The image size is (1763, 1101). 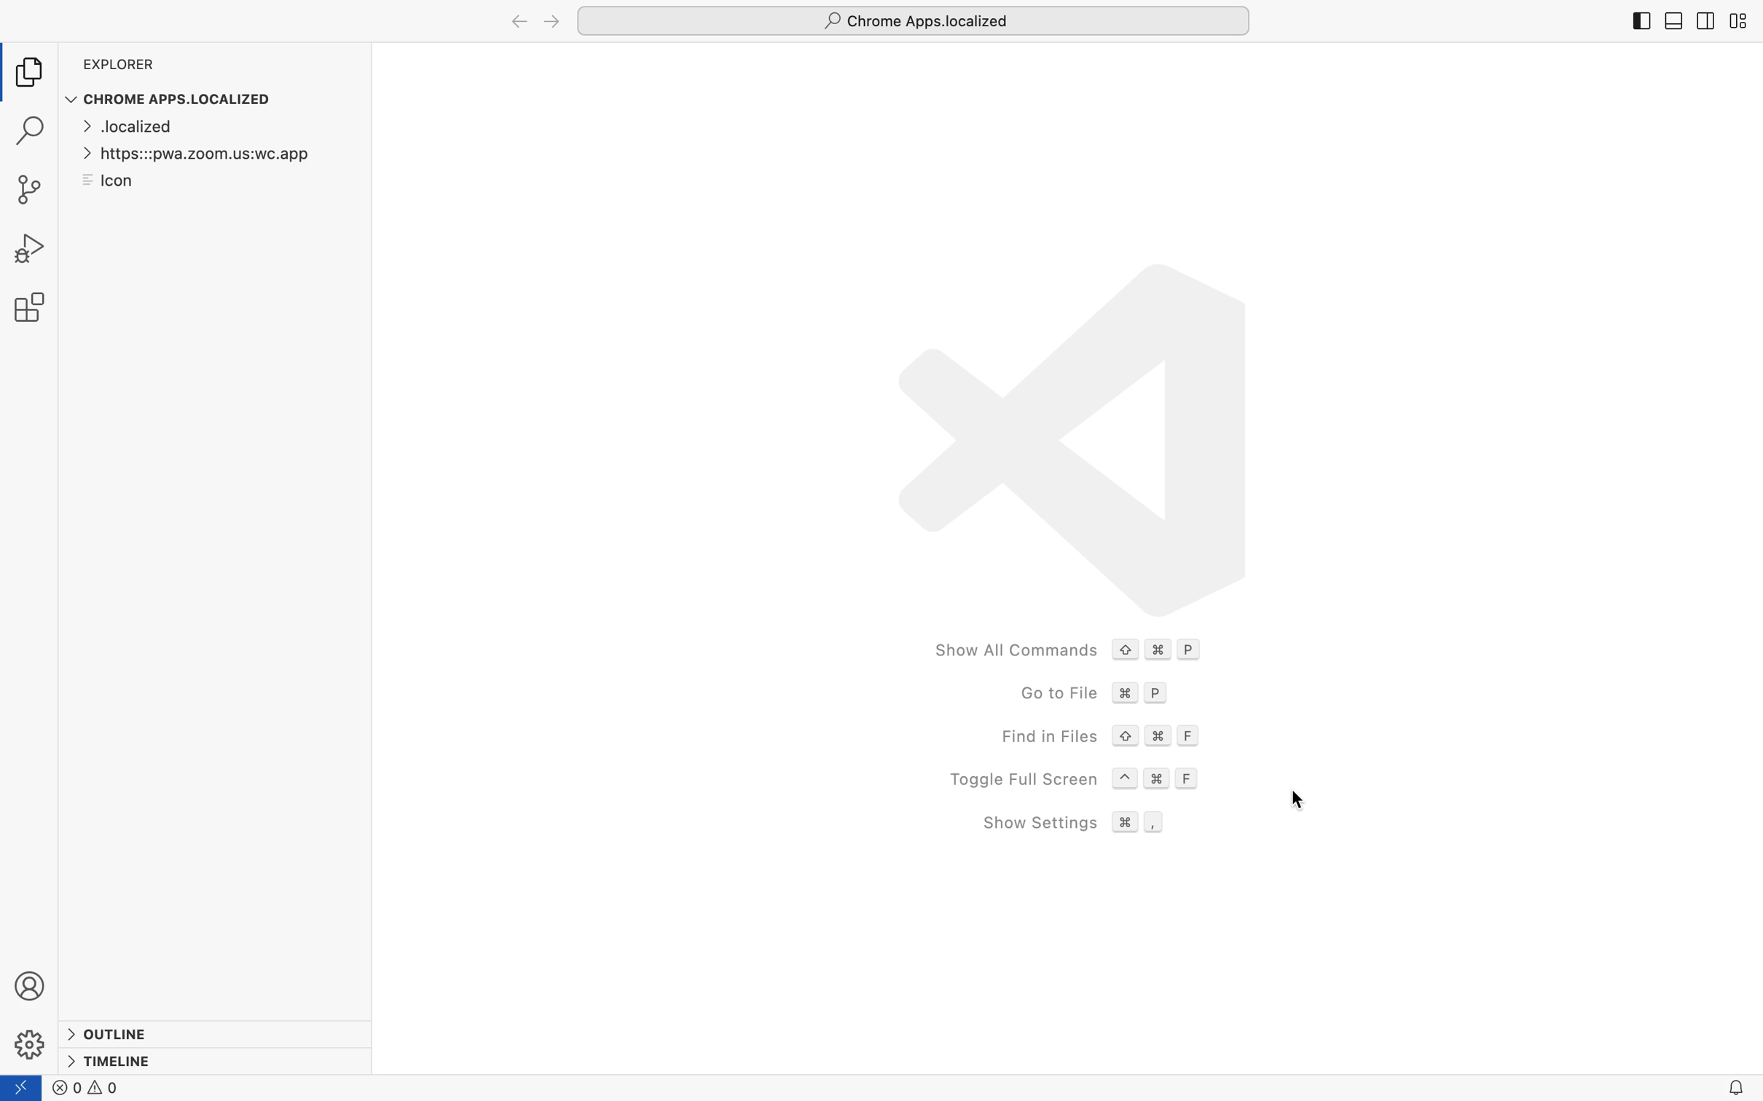 I want to click on toggle panel, so click(x=1673, y=21).